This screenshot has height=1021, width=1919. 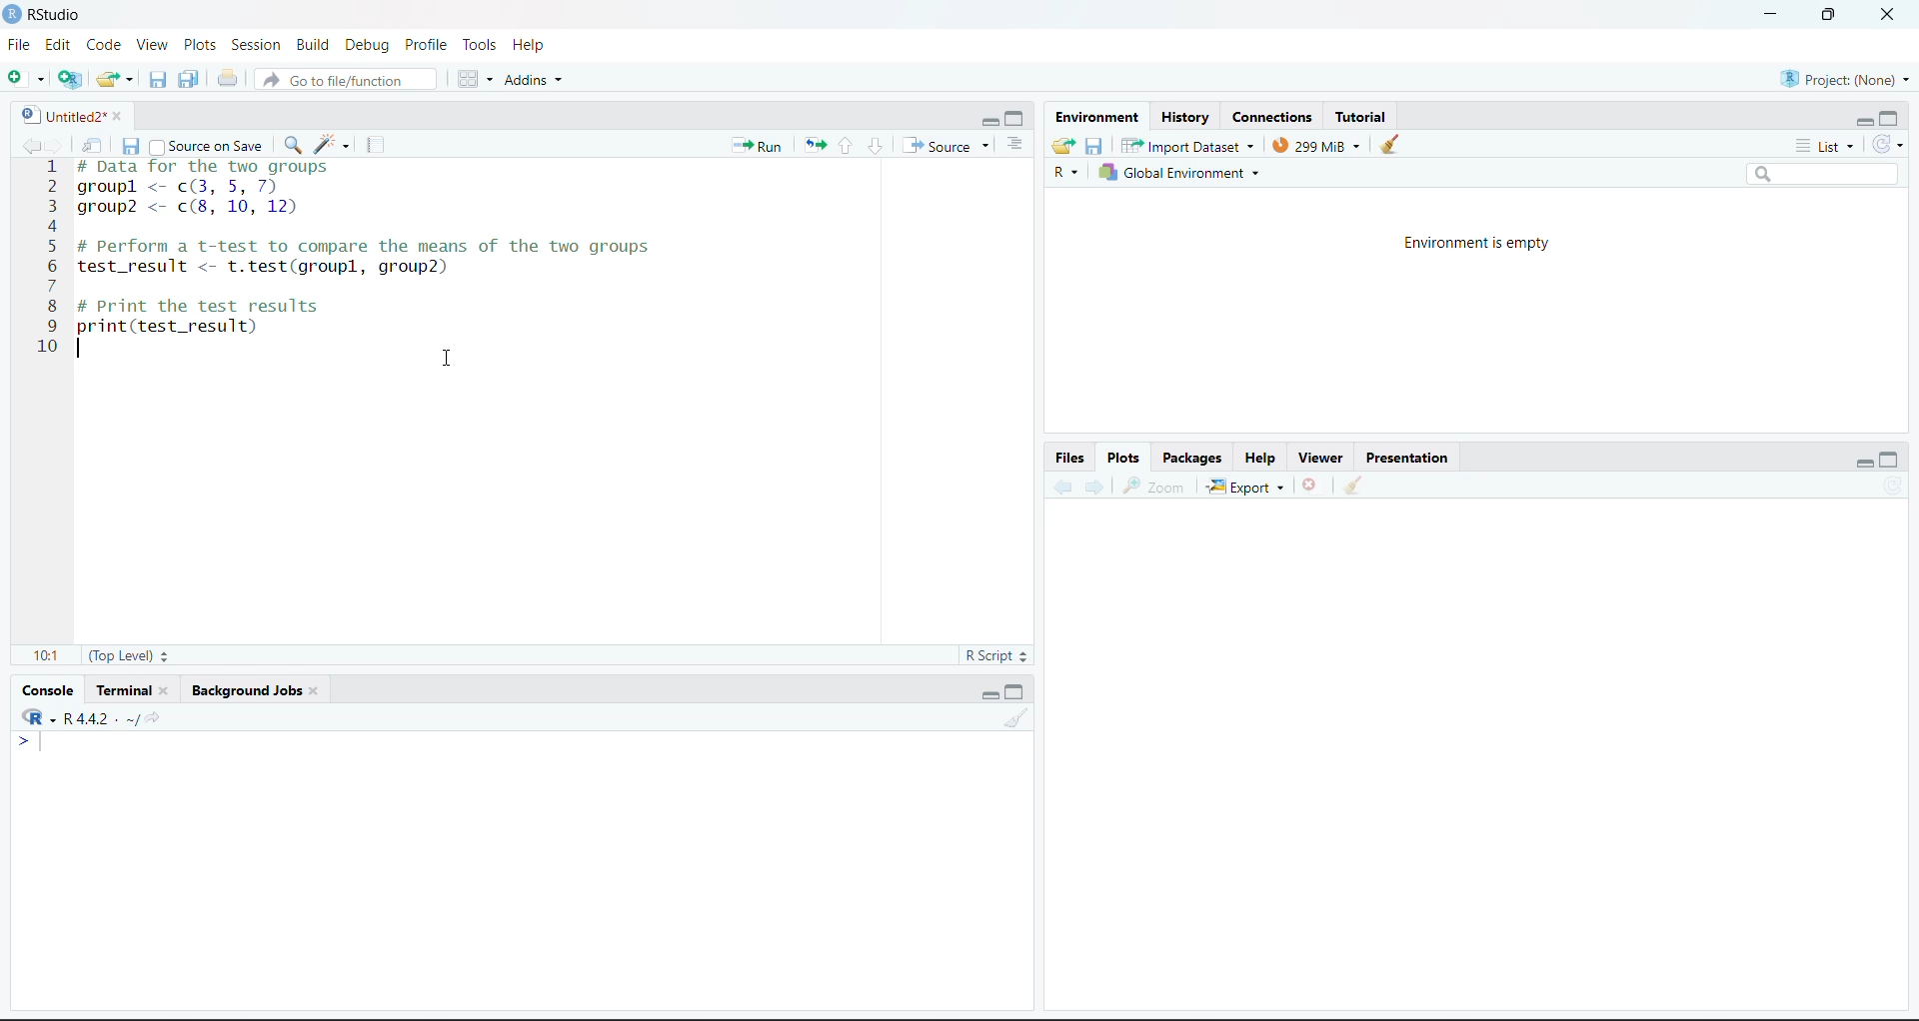 What do you see at coordinates (1095, 115) in the screenshot?
I see `Environment` at bounding box center [1095, 115].